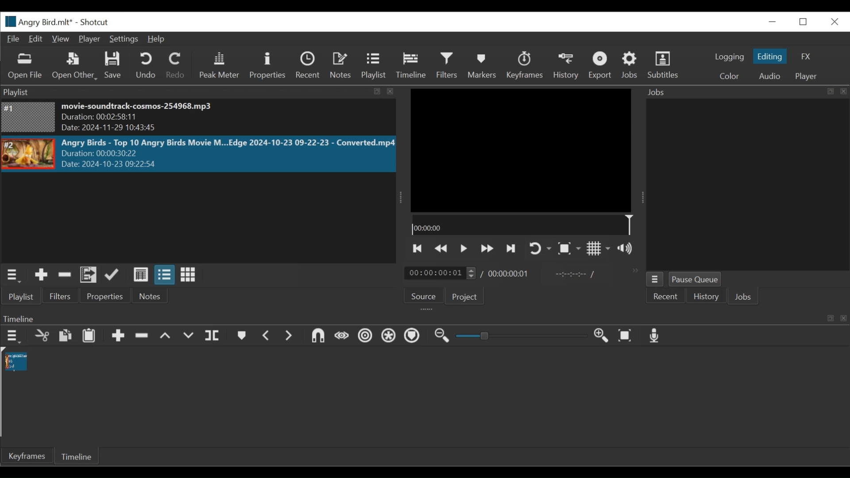 The height and width of the screenshot is (478, 850). Describe the element at coordinates (412, 337) in the screenshot. I see `Ripple Markers` at that location.